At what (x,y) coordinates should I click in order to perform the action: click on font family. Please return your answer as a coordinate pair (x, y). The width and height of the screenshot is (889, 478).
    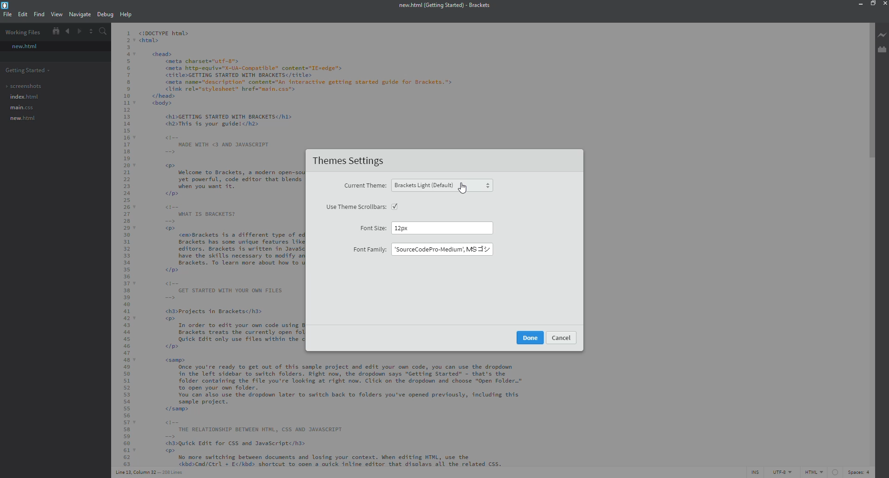
    Looking at the image, I should click on (369, 249).